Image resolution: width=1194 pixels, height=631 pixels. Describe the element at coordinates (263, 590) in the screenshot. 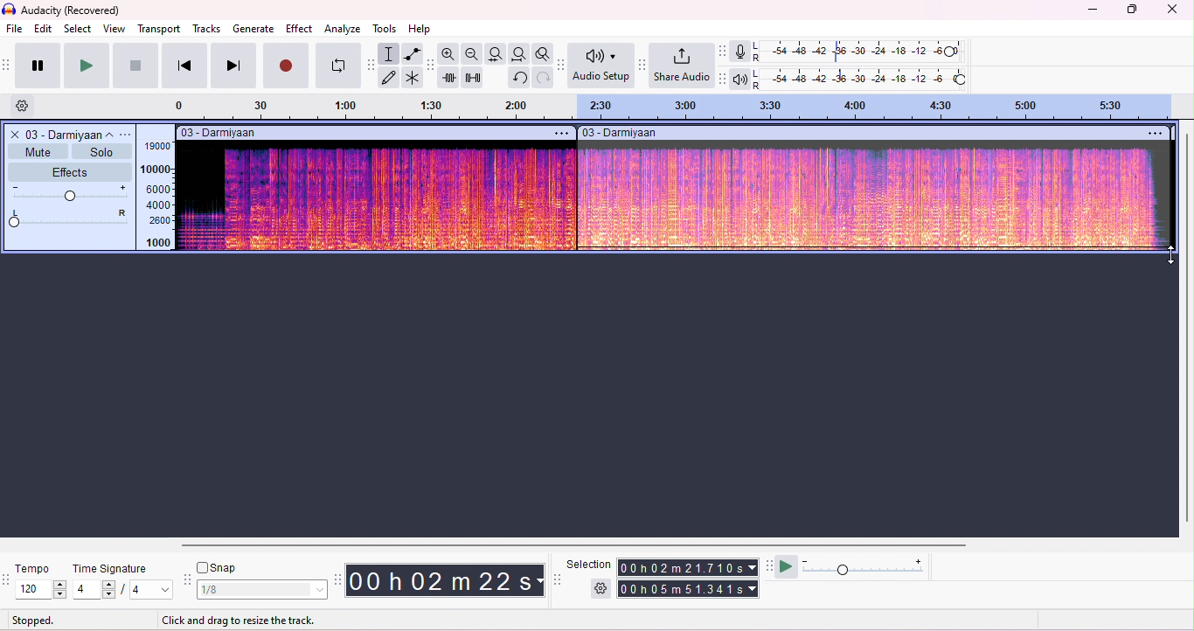

I see `select snap` at that location.